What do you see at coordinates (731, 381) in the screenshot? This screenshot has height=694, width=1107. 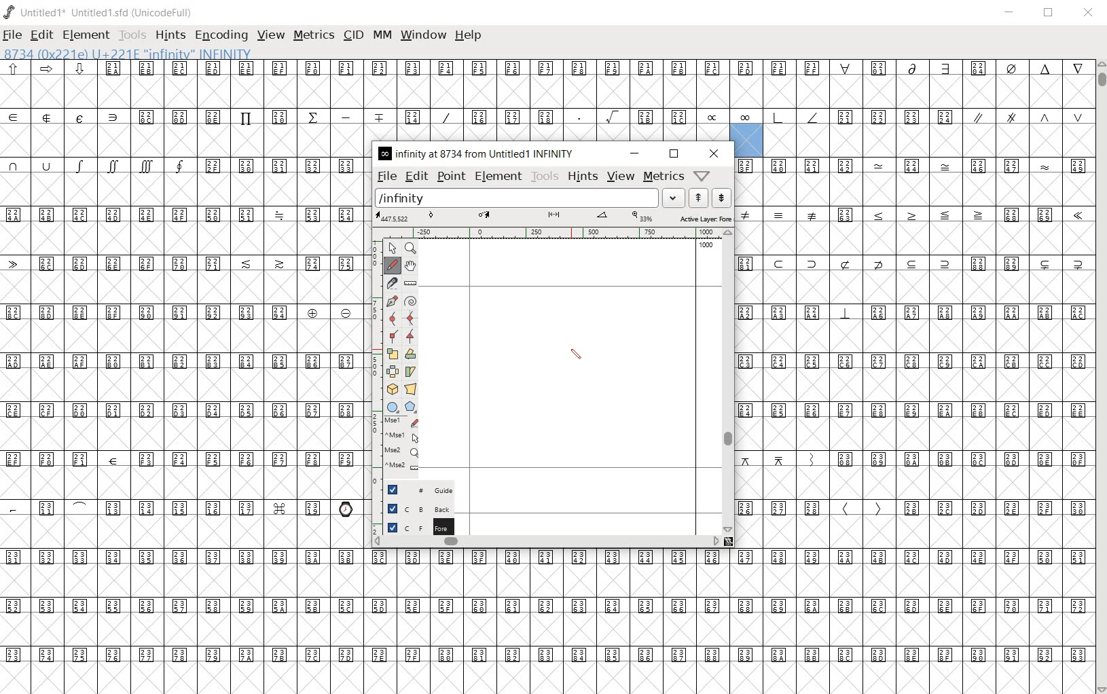 I see `scrollbar` at bounding box center [731, 381].